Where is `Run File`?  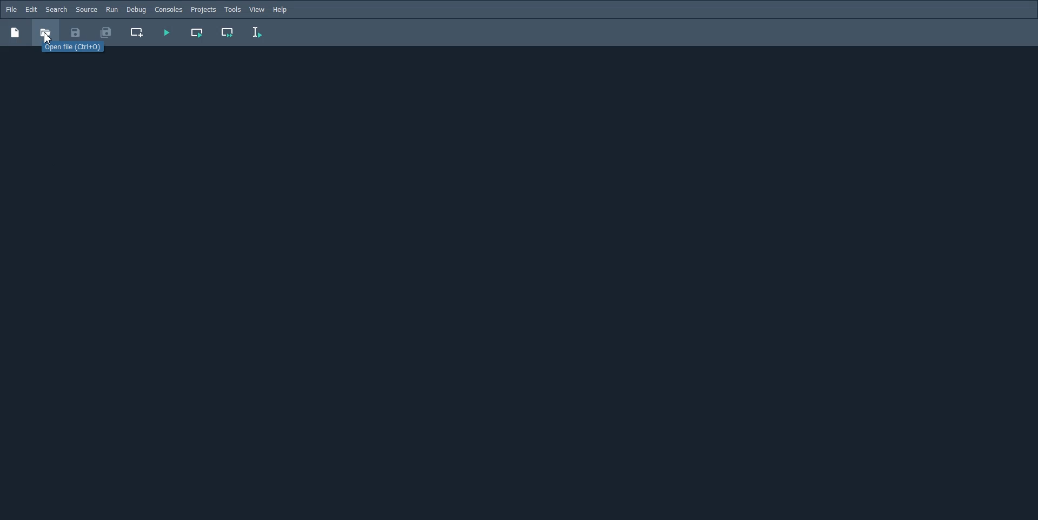 Run File is located at coordinates (167, 32).